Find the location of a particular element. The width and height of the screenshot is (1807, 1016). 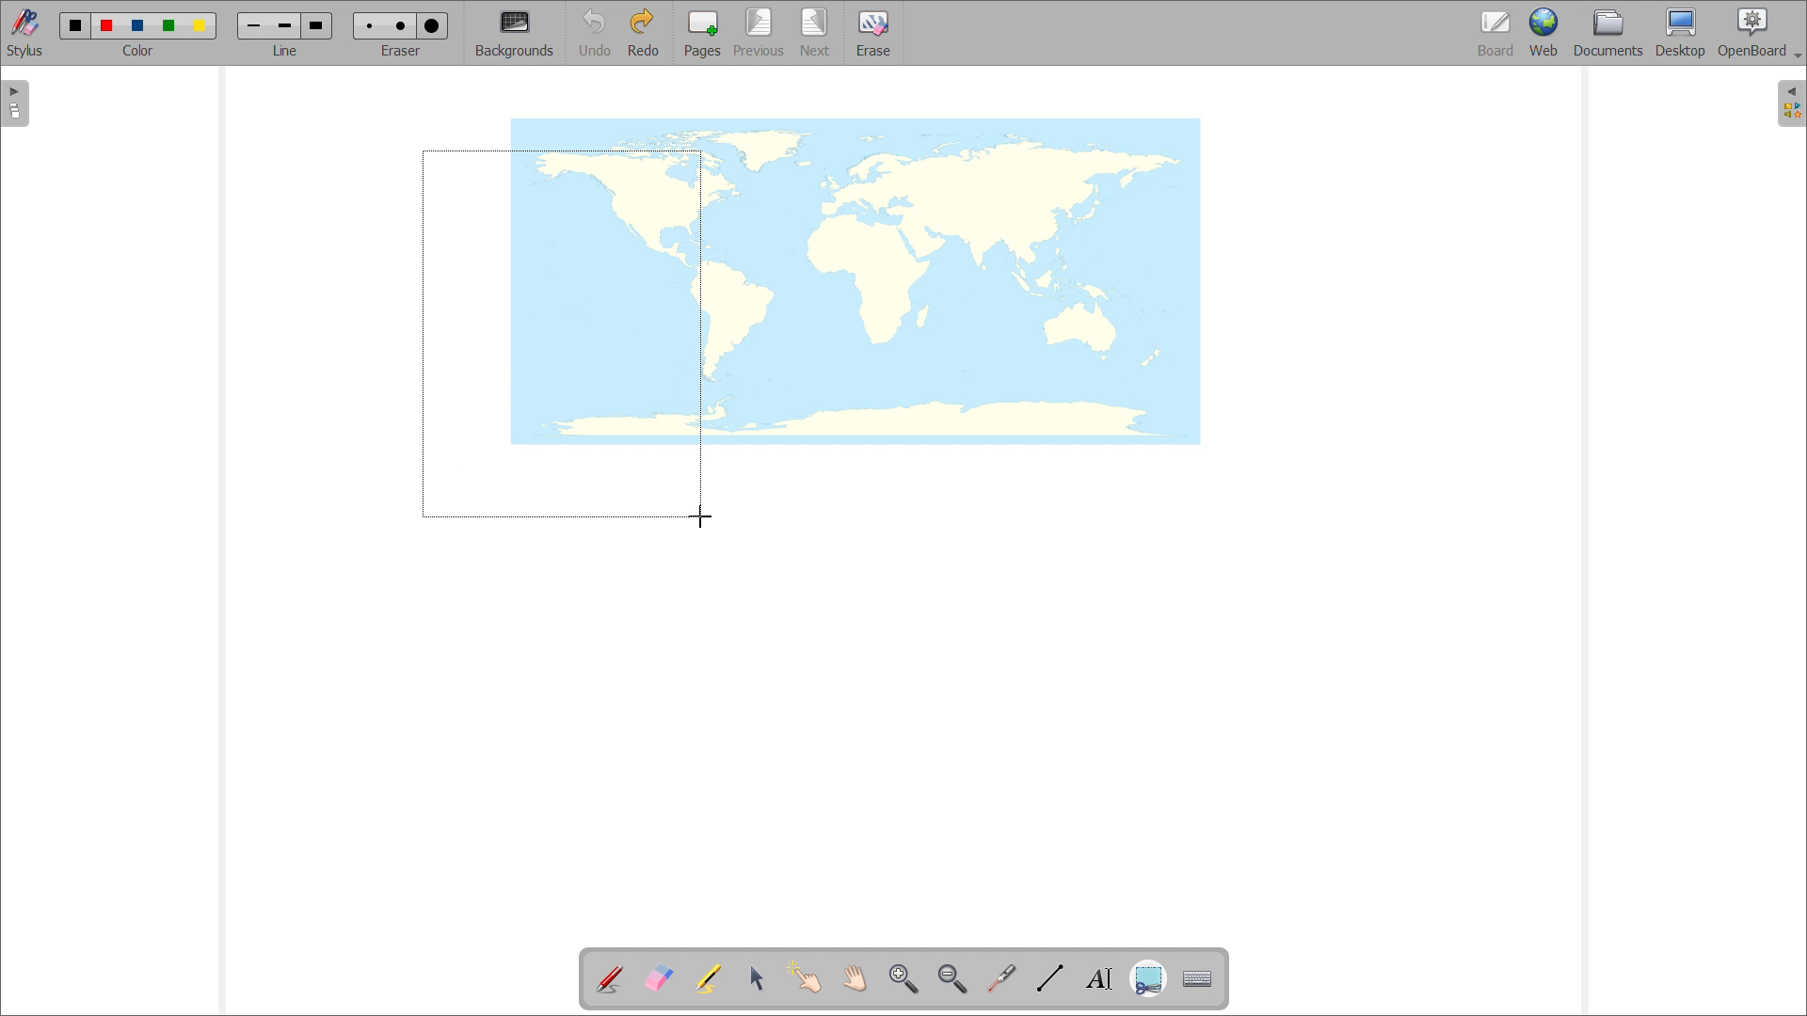

cursor is located at coordinates (700, 518).